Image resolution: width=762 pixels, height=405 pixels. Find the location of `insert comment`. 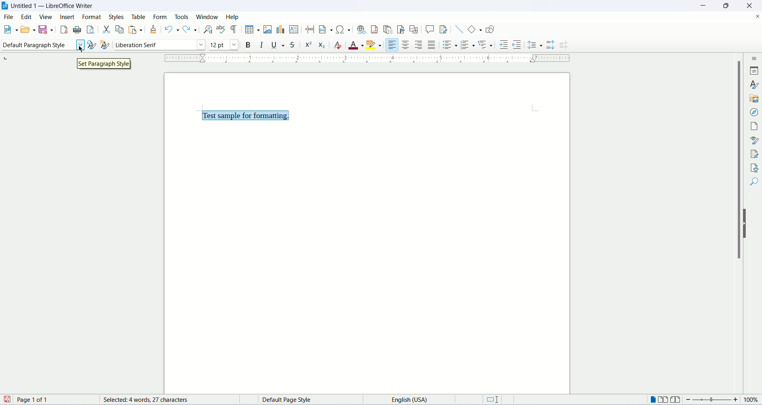

insert comment is located at coordinates (429, 29).